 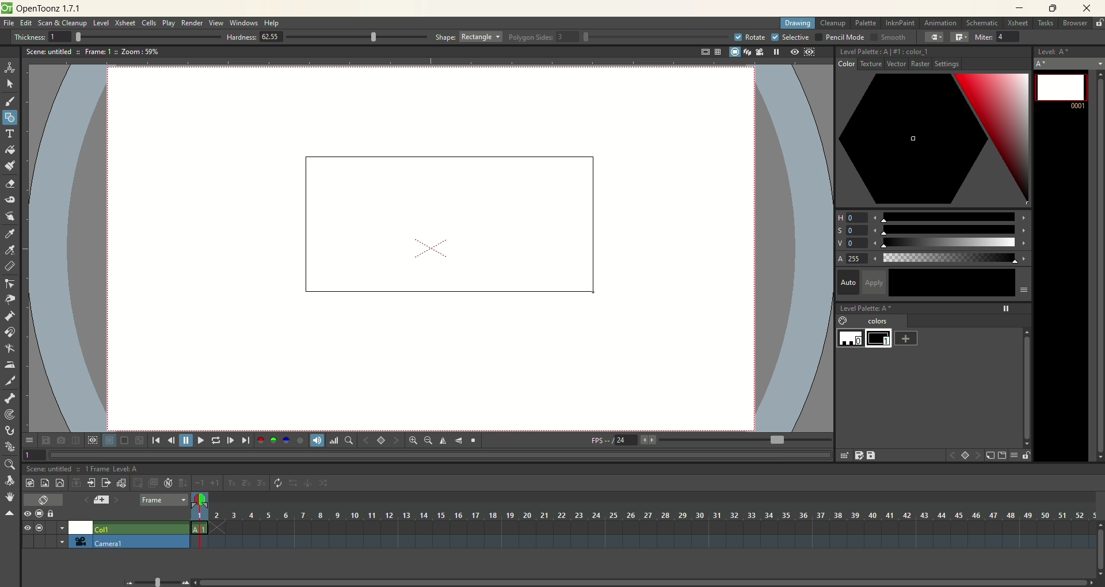 What do you see at coordinates (232, 483) in the screenshot?
I see `reframe on 1's` at bounding box center [232, 483].